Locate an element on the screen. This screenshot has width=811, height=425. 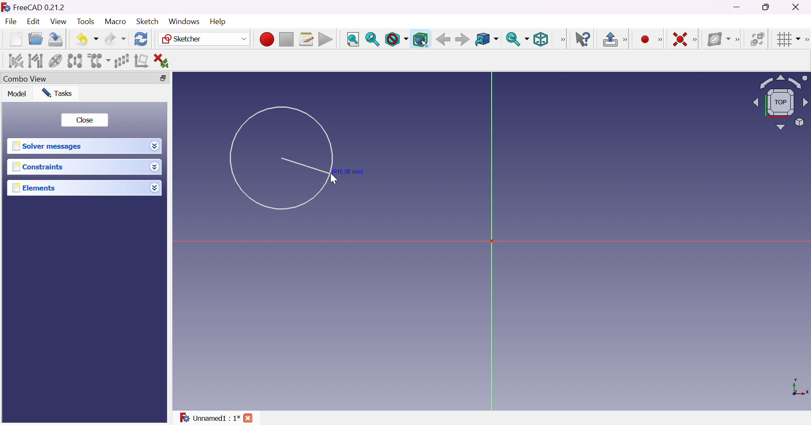
Elements is located at coordinates (35, 188).